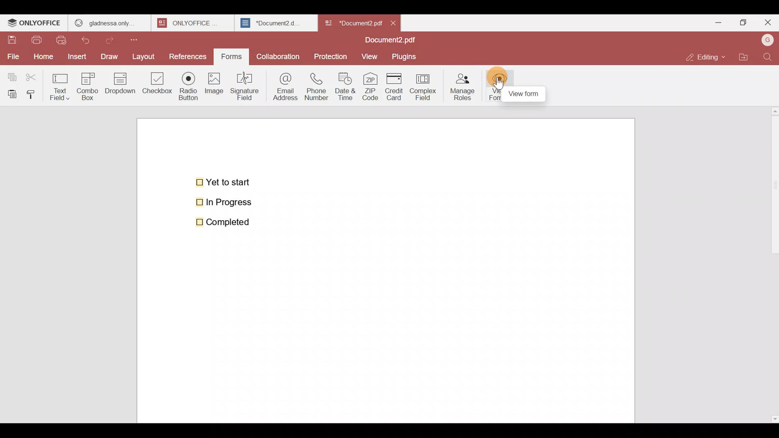 Image resolution: width=779 pixels, height=438 pixels. Describe the element at coordinates (523, 94) in the screenshot. I see `view form` at that location.